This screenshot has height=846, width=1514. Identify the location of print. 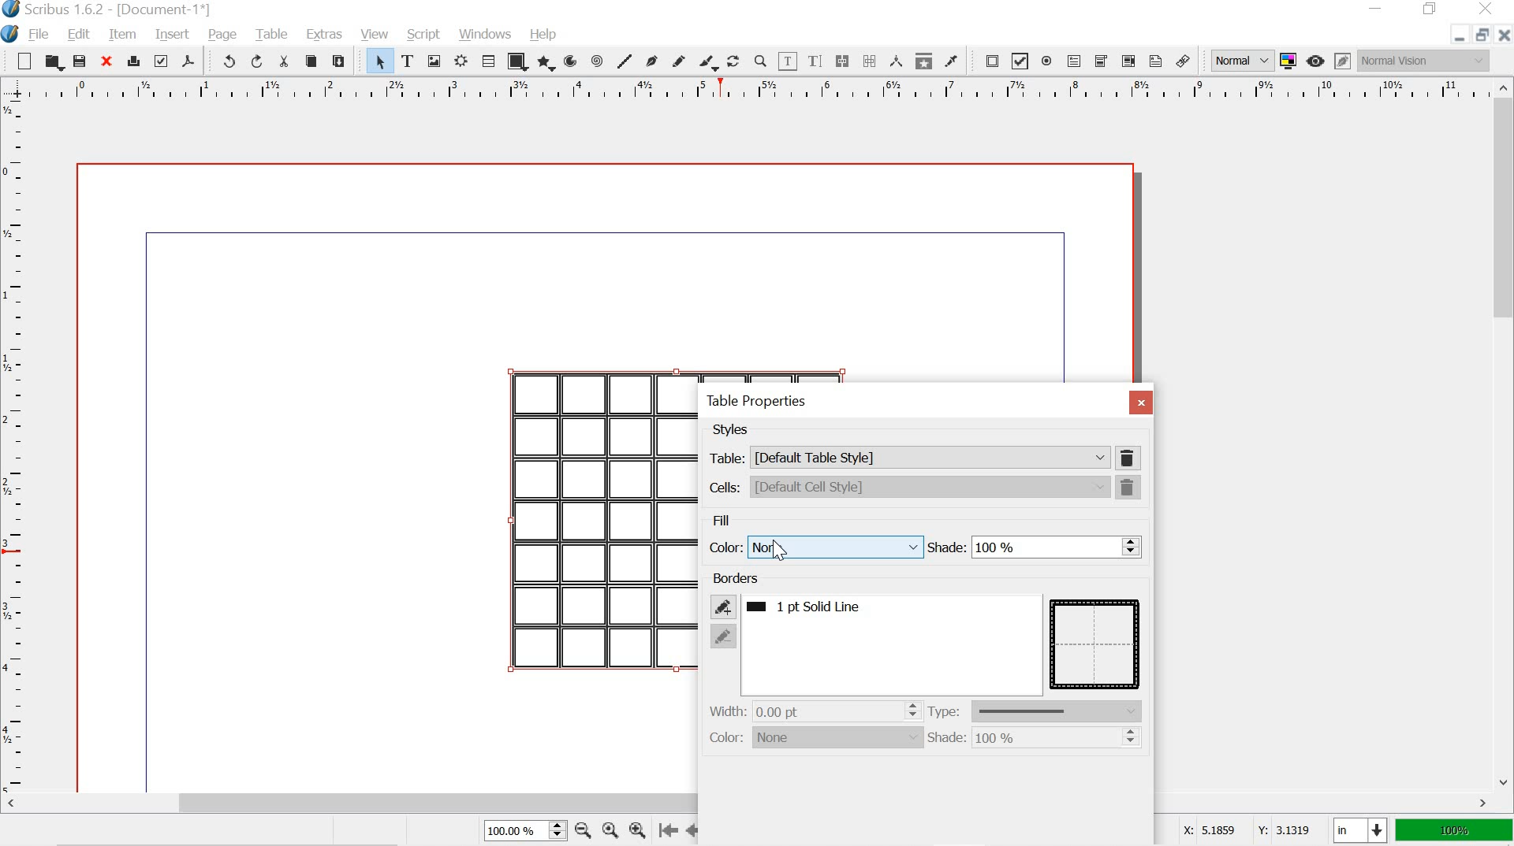
(134, 62).